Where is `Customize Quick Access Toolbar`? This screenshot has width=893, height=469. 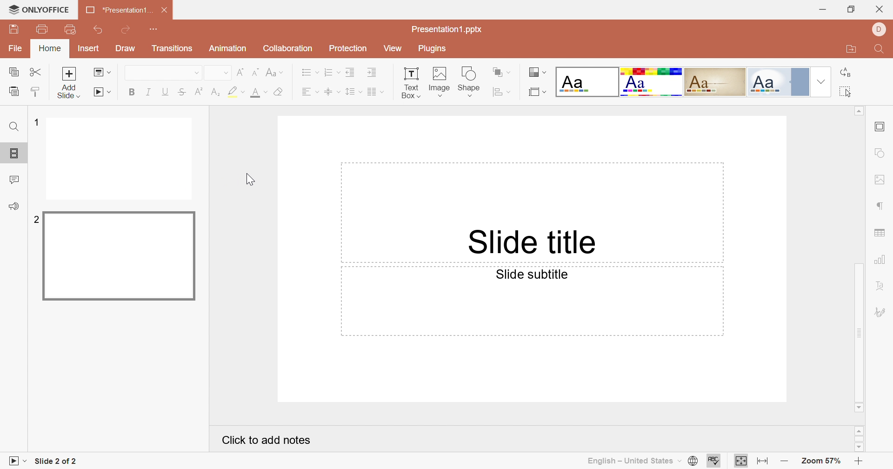 Customize Quick Access Toolbar is located at coordinates (153, 30).